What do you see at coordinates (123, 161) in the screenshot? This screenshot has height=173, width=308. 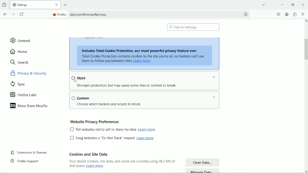 I see `text` at bounding box center [123, 161].